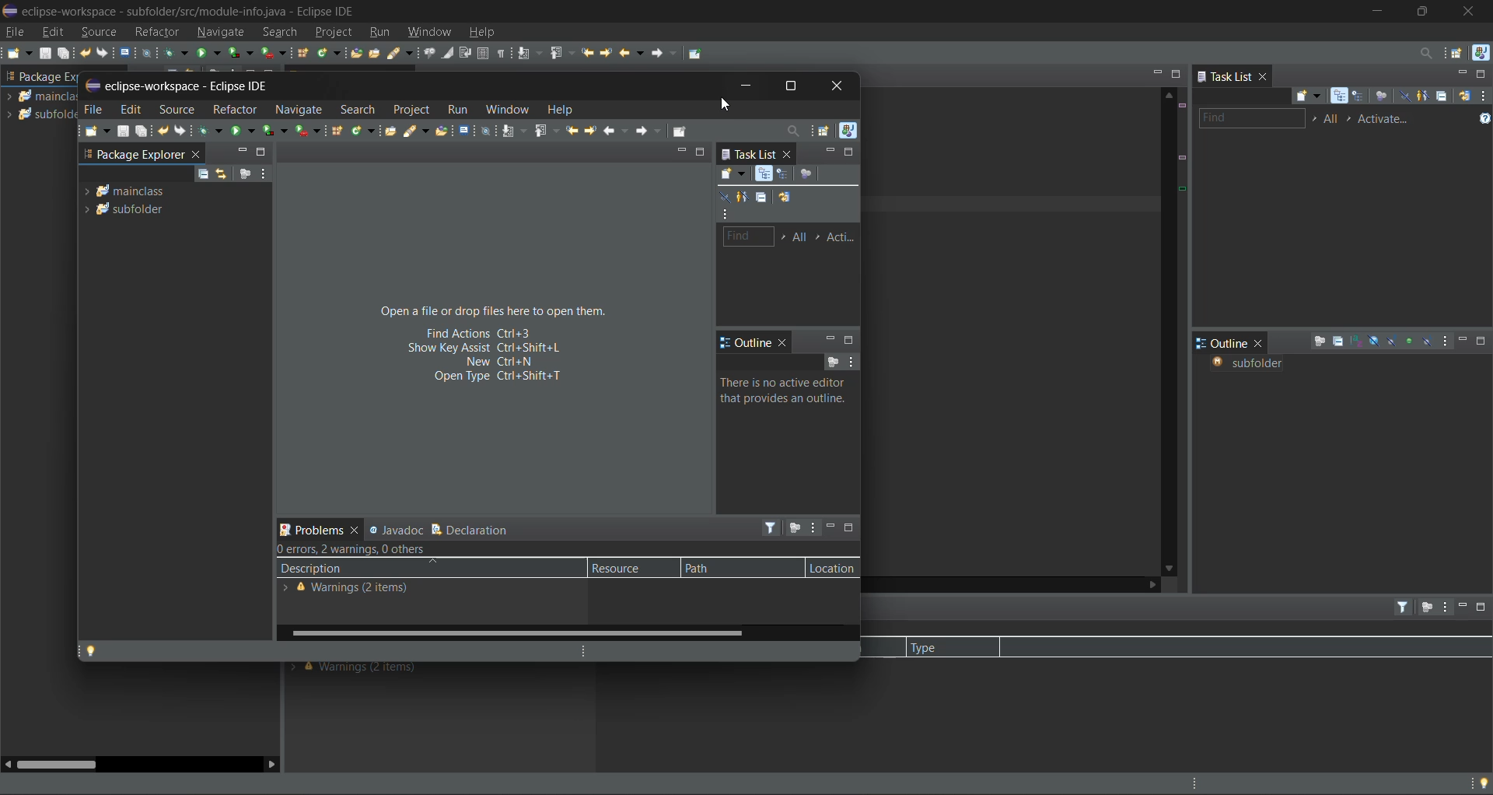  I want to click on run, so click(382, 33).